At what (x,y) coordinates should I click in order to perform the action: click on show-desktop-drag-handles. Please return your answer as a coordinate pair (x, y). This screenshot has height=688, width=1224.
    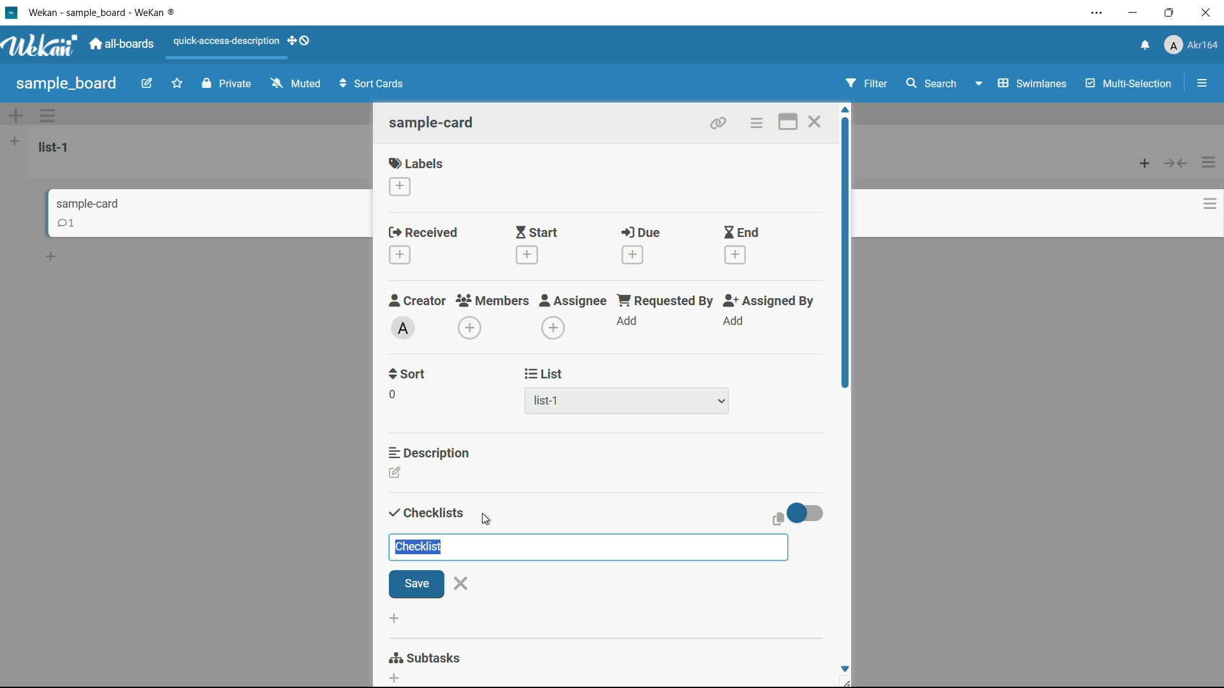
    Looking at the image, I should click on (305, 41).